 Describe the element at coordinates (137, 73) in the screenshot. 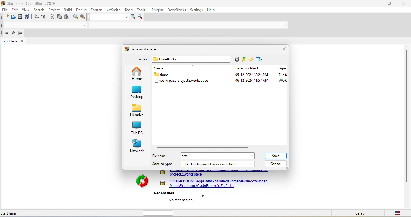

I see `home` at that location.